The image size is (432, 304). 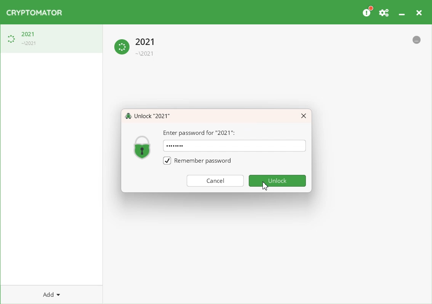 I want to click on Typing window, so click(x=249, y=147).